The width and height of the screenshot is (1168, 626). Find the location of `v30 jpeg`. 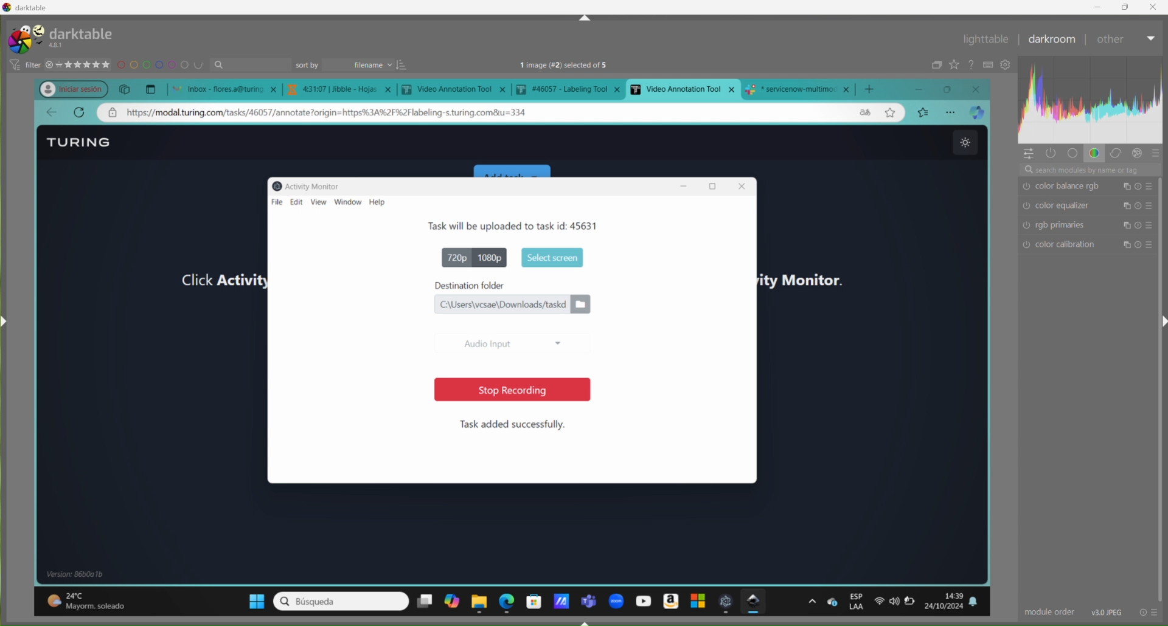

v30 jpeg is located at coordinates (1104, 611).